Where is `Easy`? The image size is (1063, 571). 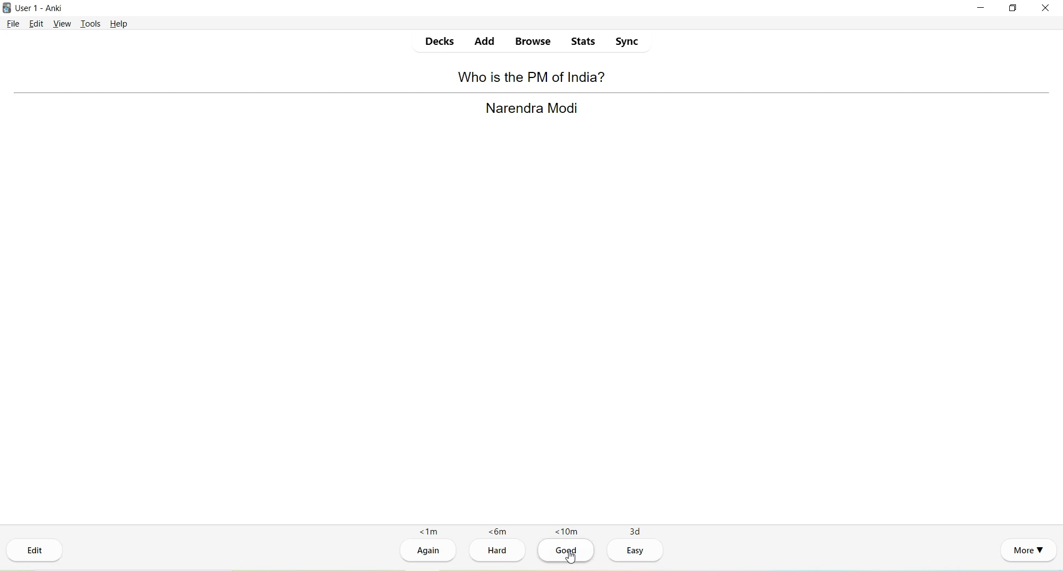 Easy is located at coordinates (634, 553).